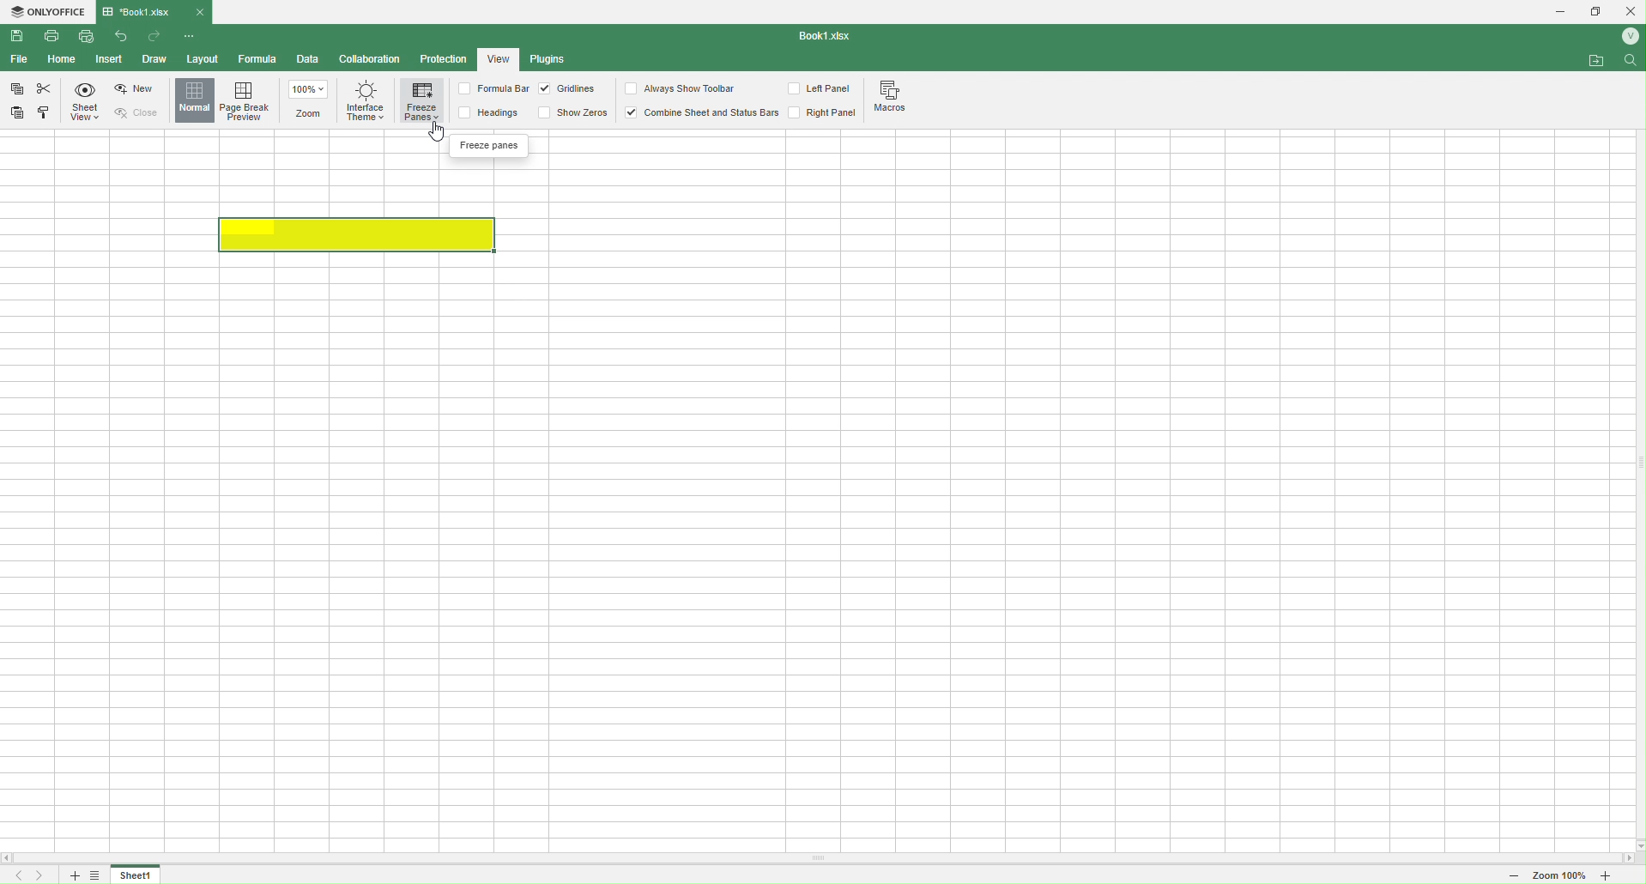  I want to click on Undo, so click(124, 39).